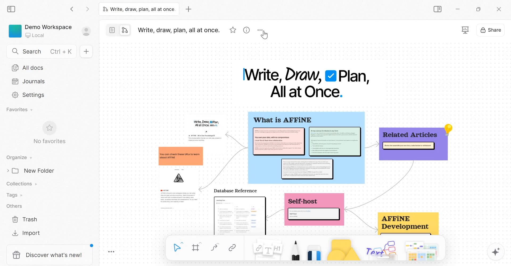 The width and height of the screenshot is (511, 266). Describe the element at coordinates (110, 252) in the screenshot. I see `Toggle Zoom Tool Bar` at that location.